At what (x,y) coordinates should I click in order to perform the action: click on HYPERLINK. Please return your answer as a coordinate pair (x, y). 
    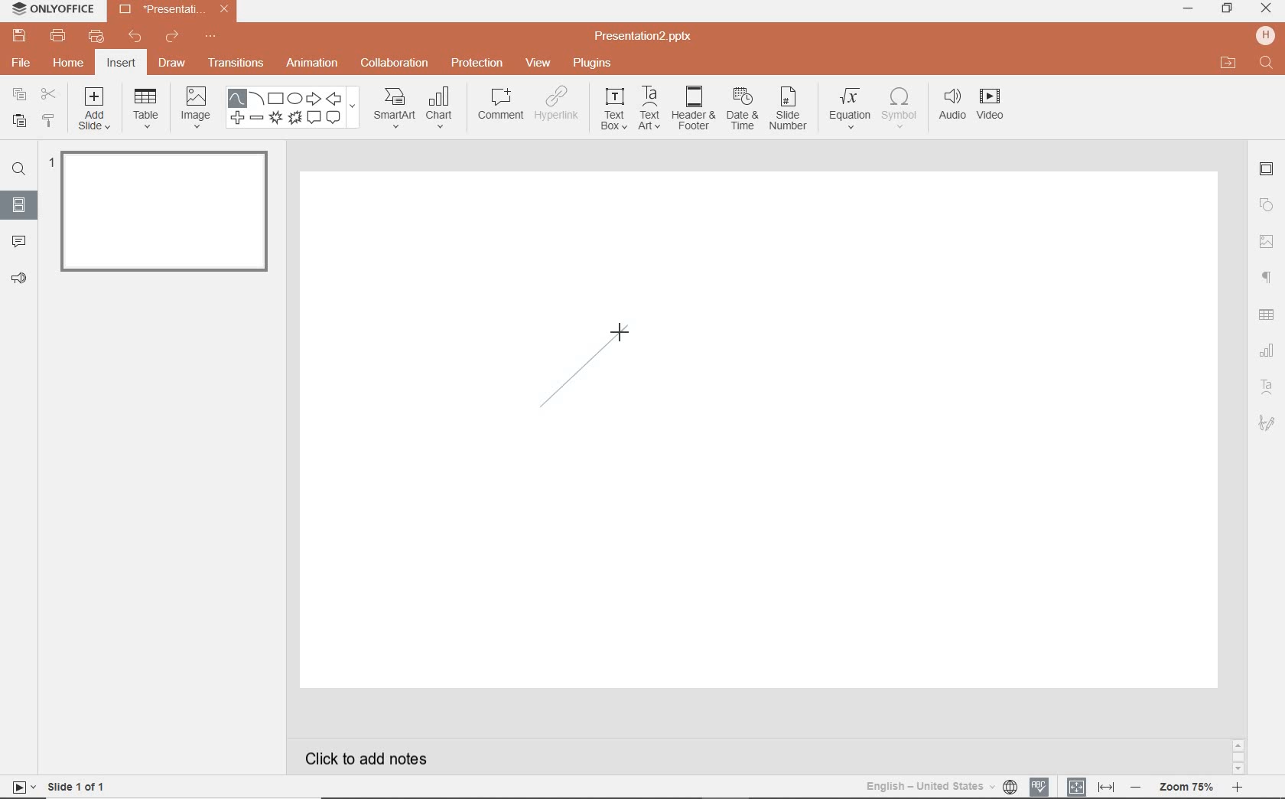
    Looking at the image, I should click on (559, 107).